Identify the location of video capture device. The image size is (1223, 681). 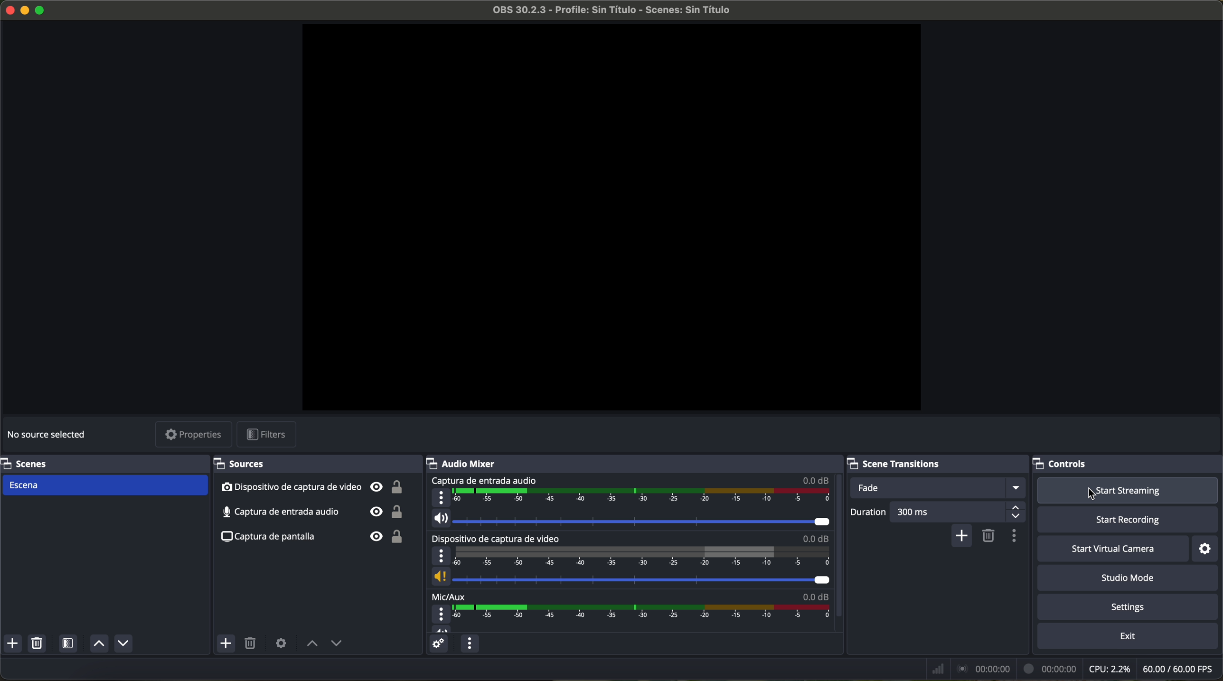
(312, 487).